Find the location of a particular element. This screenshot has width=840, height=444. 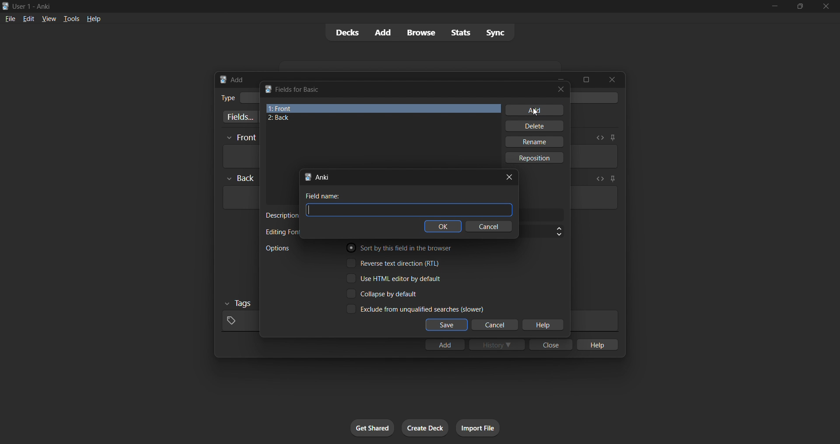

Toggle is located at coordinates (402, 247).